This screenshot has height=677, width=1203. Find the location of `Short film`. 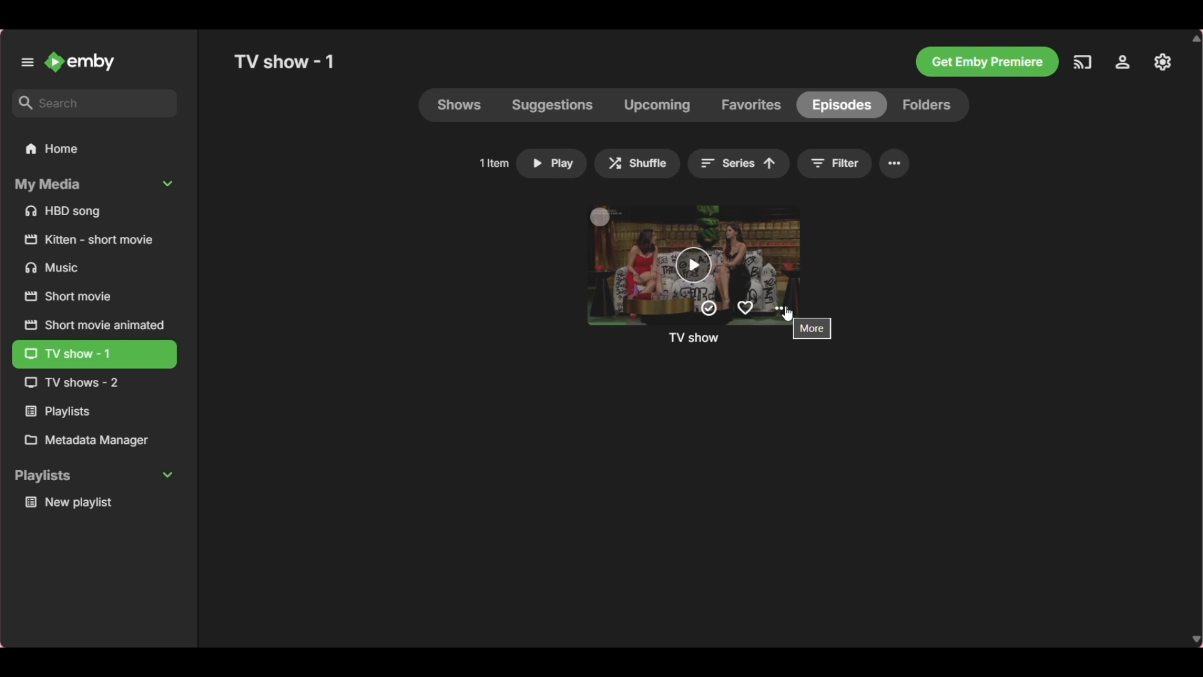

Short film is located at coordinates (93, 324).